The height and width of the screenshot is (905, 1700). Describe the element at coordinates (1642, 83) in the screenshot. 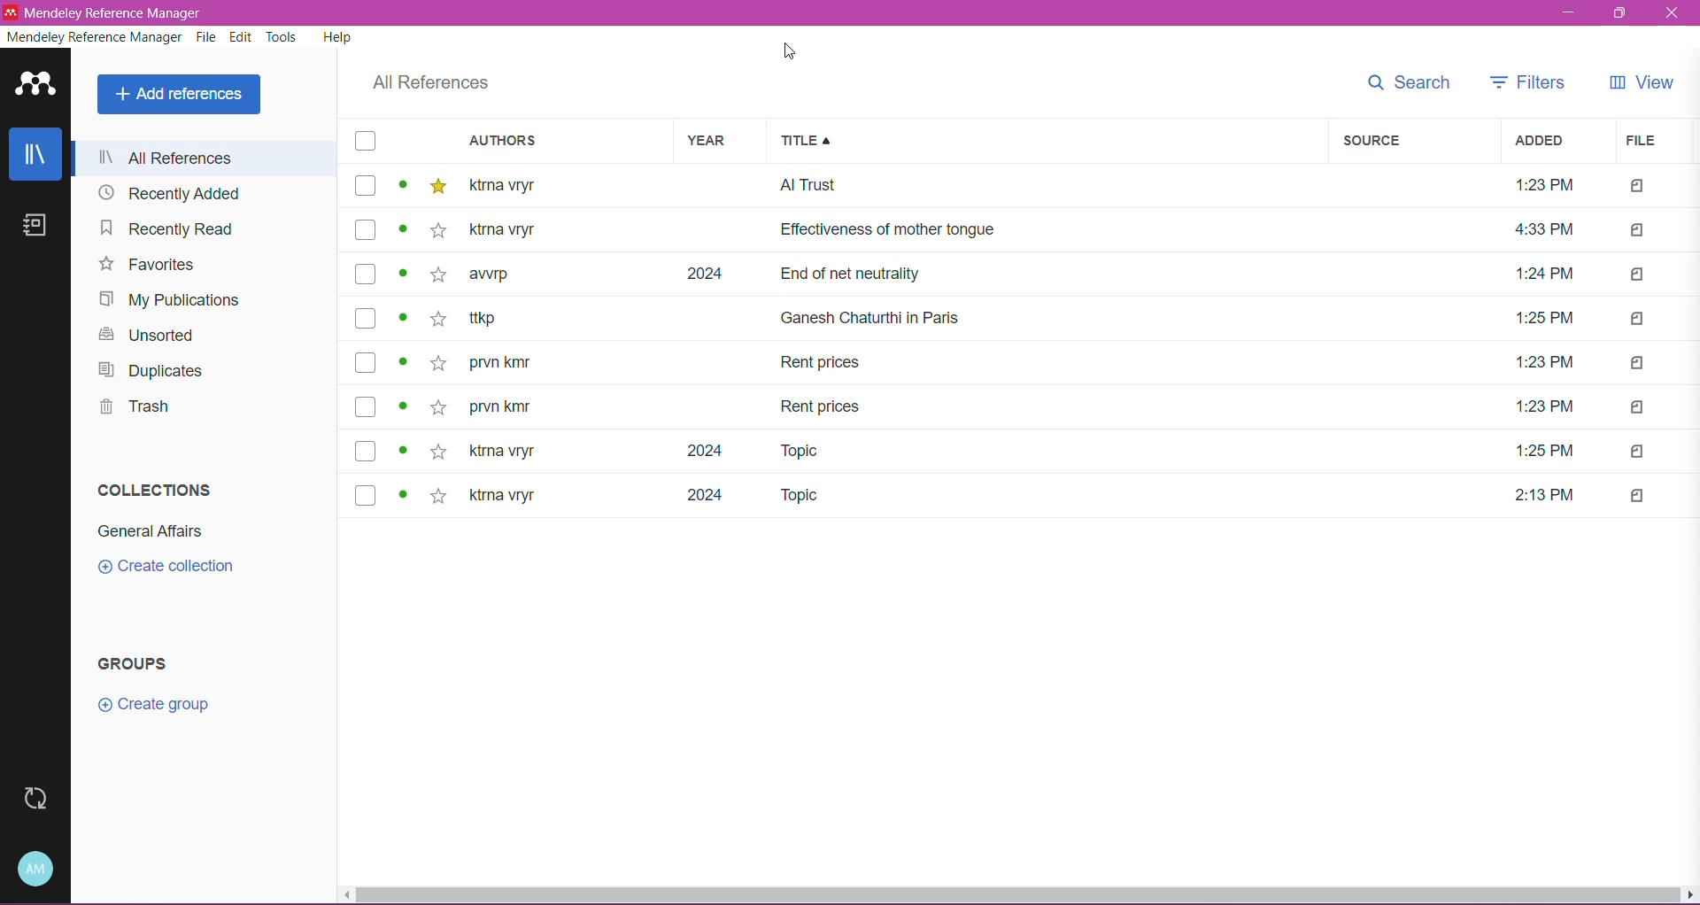

I see `View` at that location.